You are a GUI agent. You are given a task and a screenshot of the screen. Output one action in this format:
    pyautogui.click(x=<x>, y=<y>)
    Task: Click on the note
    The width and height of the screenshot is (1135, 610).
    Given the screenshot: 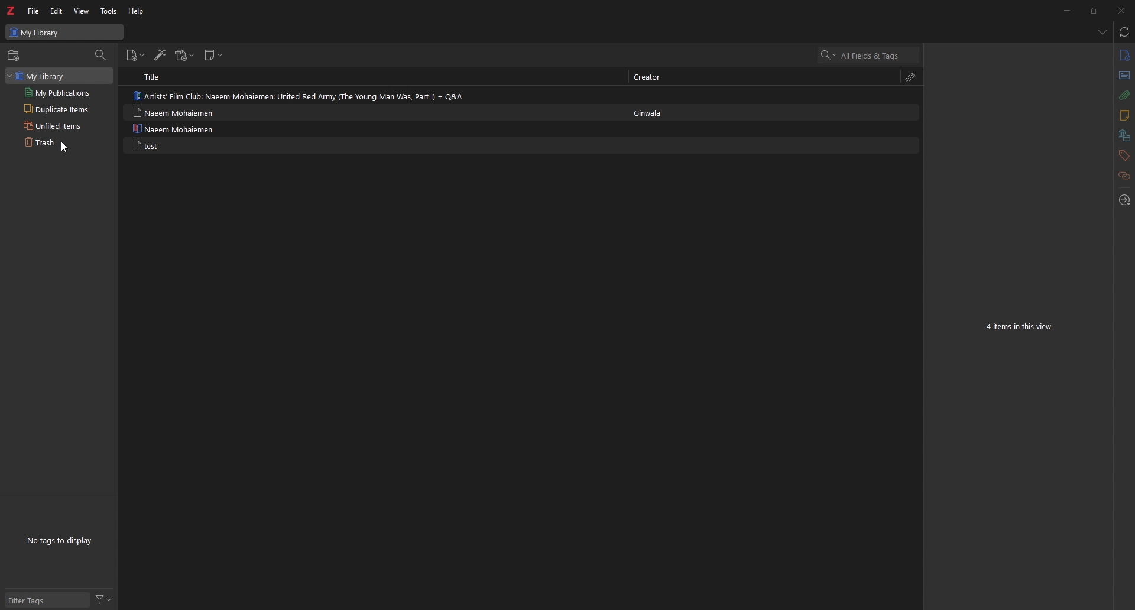 What is the action you would take?
    pyautogui.click(x=300, y=95)
    